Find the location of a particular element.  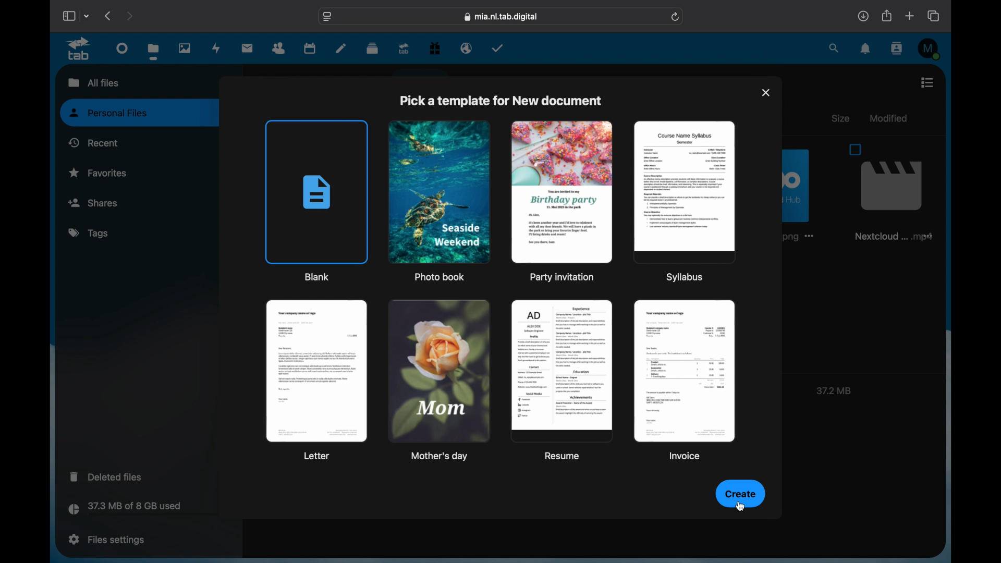

favorites is located at coordinates (98, 172).